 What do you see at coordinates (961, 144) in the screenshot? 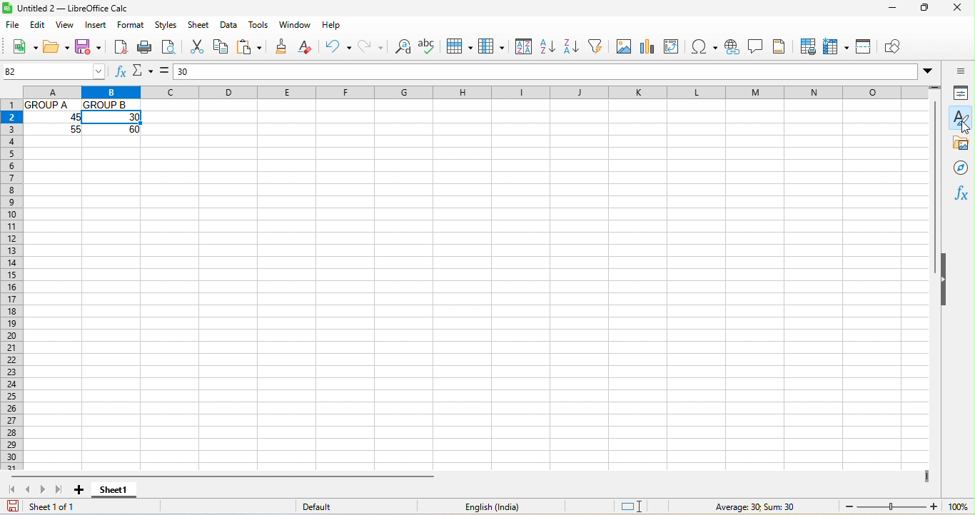
I see `gallary` at bounding box center [961, 144].